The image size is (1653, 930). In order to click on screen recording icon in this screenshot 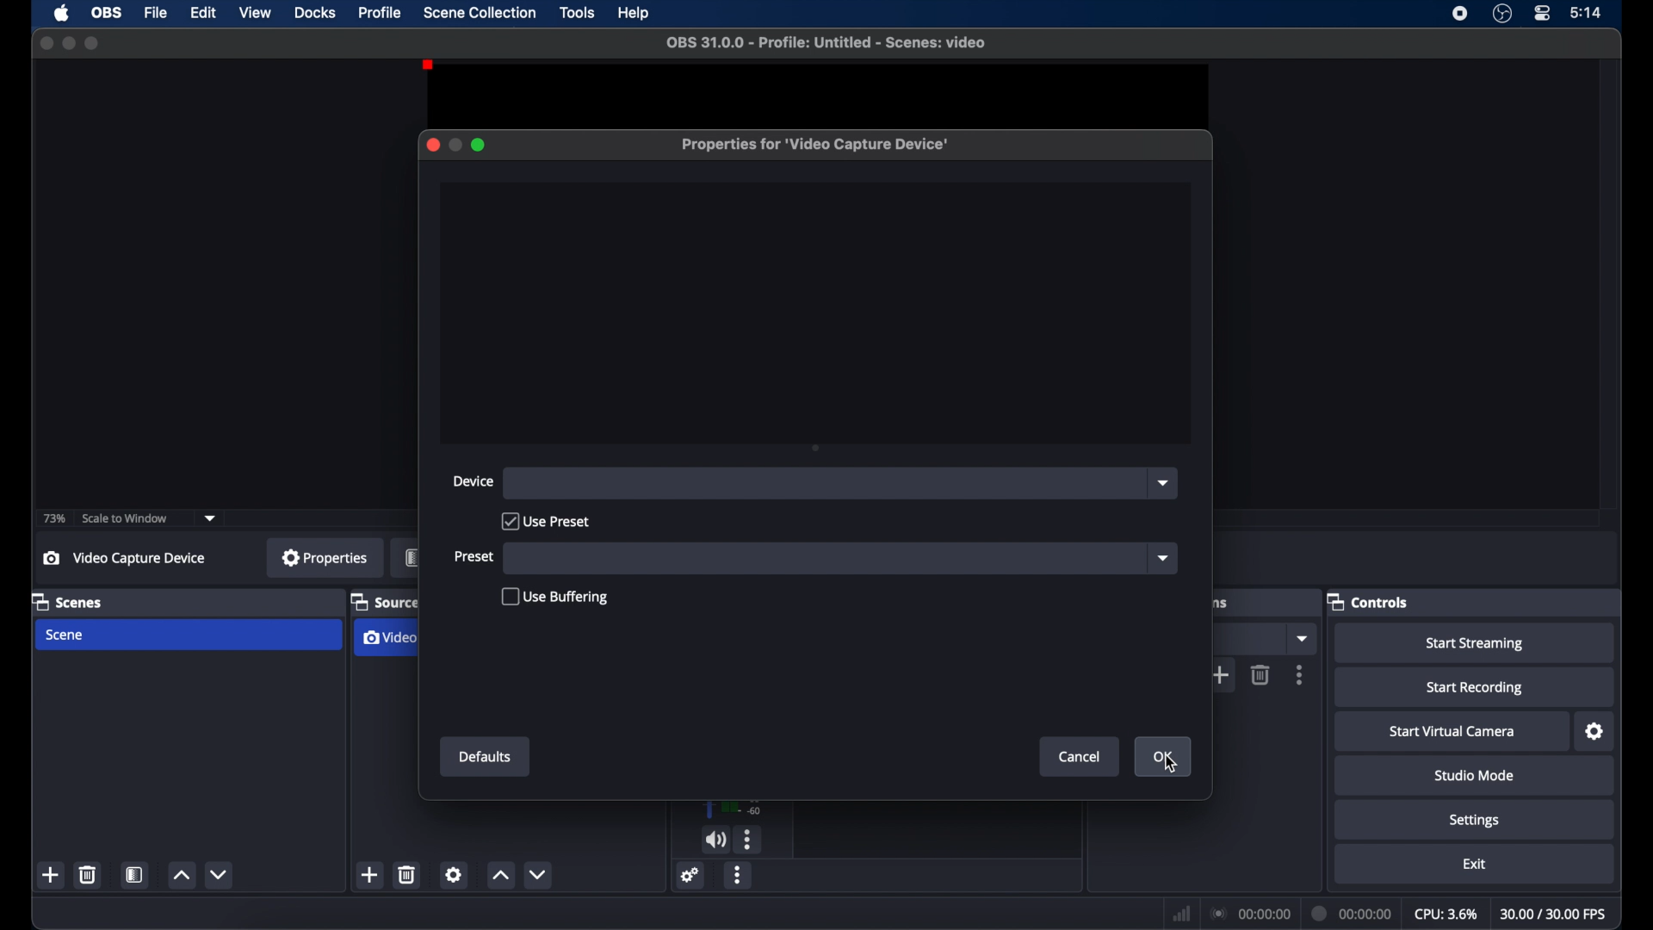, I will do `click(1460, 14)`.